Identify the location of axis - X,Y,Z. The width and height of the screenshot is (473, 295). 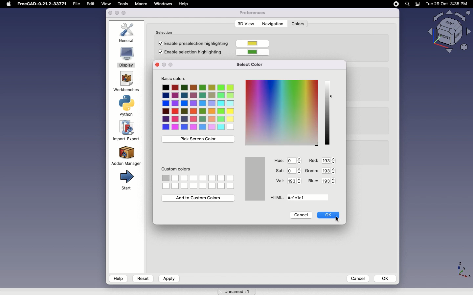
(463, 269).